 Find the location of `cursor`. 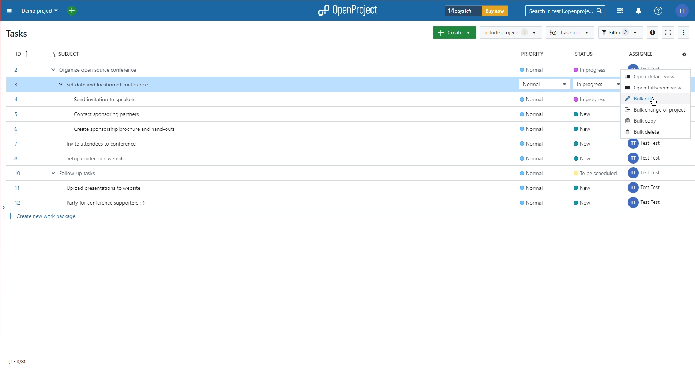

cursor is located at coordinates (655, 104).